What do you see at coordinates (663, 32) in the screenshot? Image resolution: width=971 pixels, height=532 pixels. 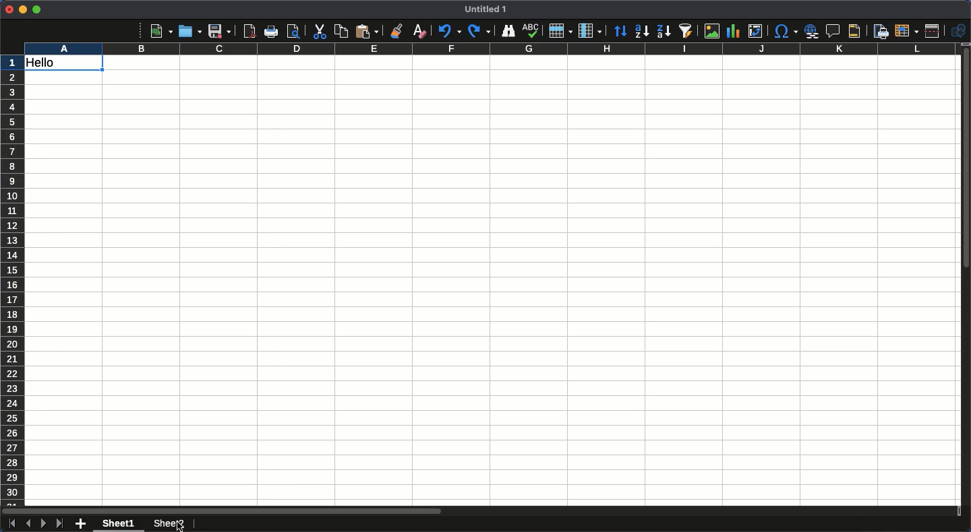 I see `Descending` at bounding box center [663, 32].